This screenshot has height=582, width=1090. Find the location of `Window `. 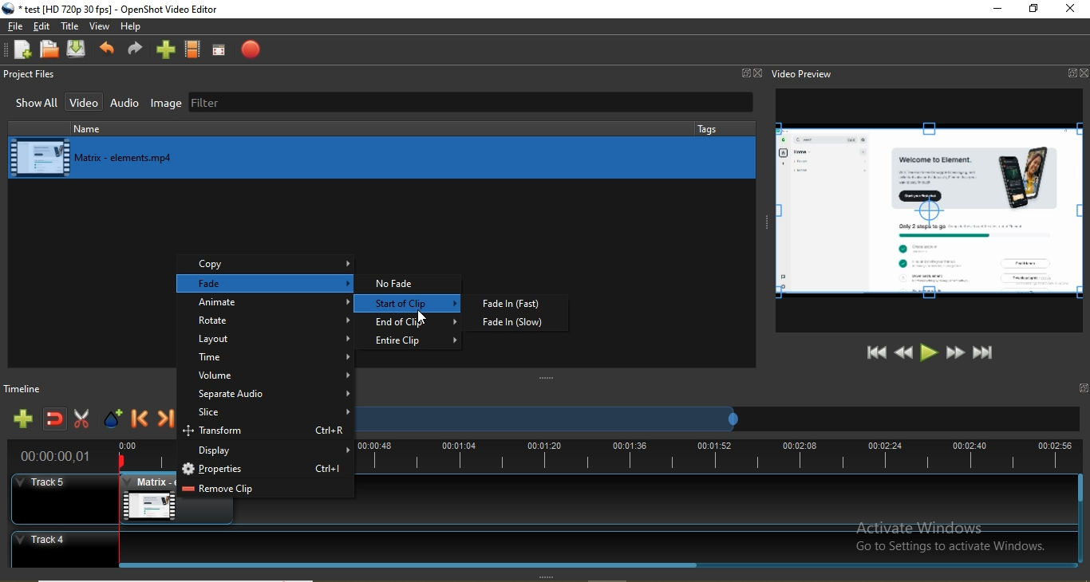

Window  is located at coordinates (1071, 73).